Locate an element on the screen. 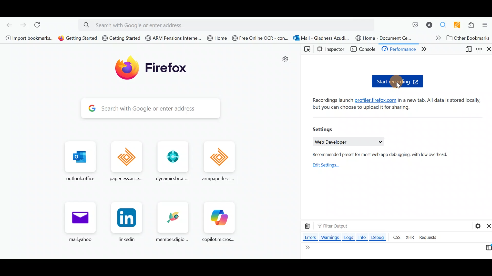 The image size is (492, 276). Info is located at coordinates (362, 238).